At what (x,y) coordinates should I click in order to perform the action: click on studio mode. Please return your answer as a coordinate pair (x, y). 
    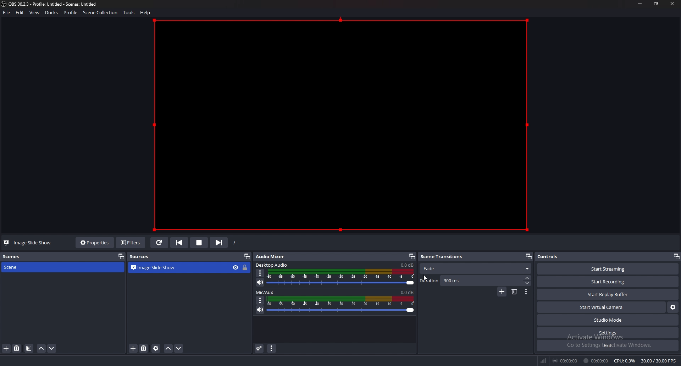
    Looking at the image, I should click on (607, 320).